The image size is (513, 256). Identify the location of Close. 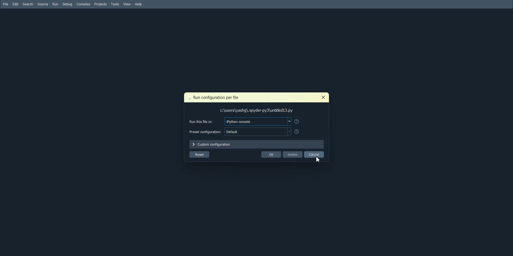
(324, 97).